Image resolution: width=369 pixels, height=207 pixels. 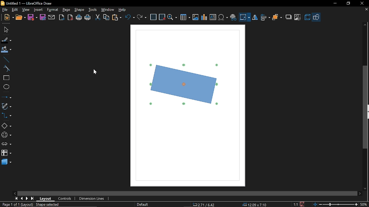 What do you see at coordinates (265, 18) in the screenshot?
I see `allign` at bounding box center [265, 18].